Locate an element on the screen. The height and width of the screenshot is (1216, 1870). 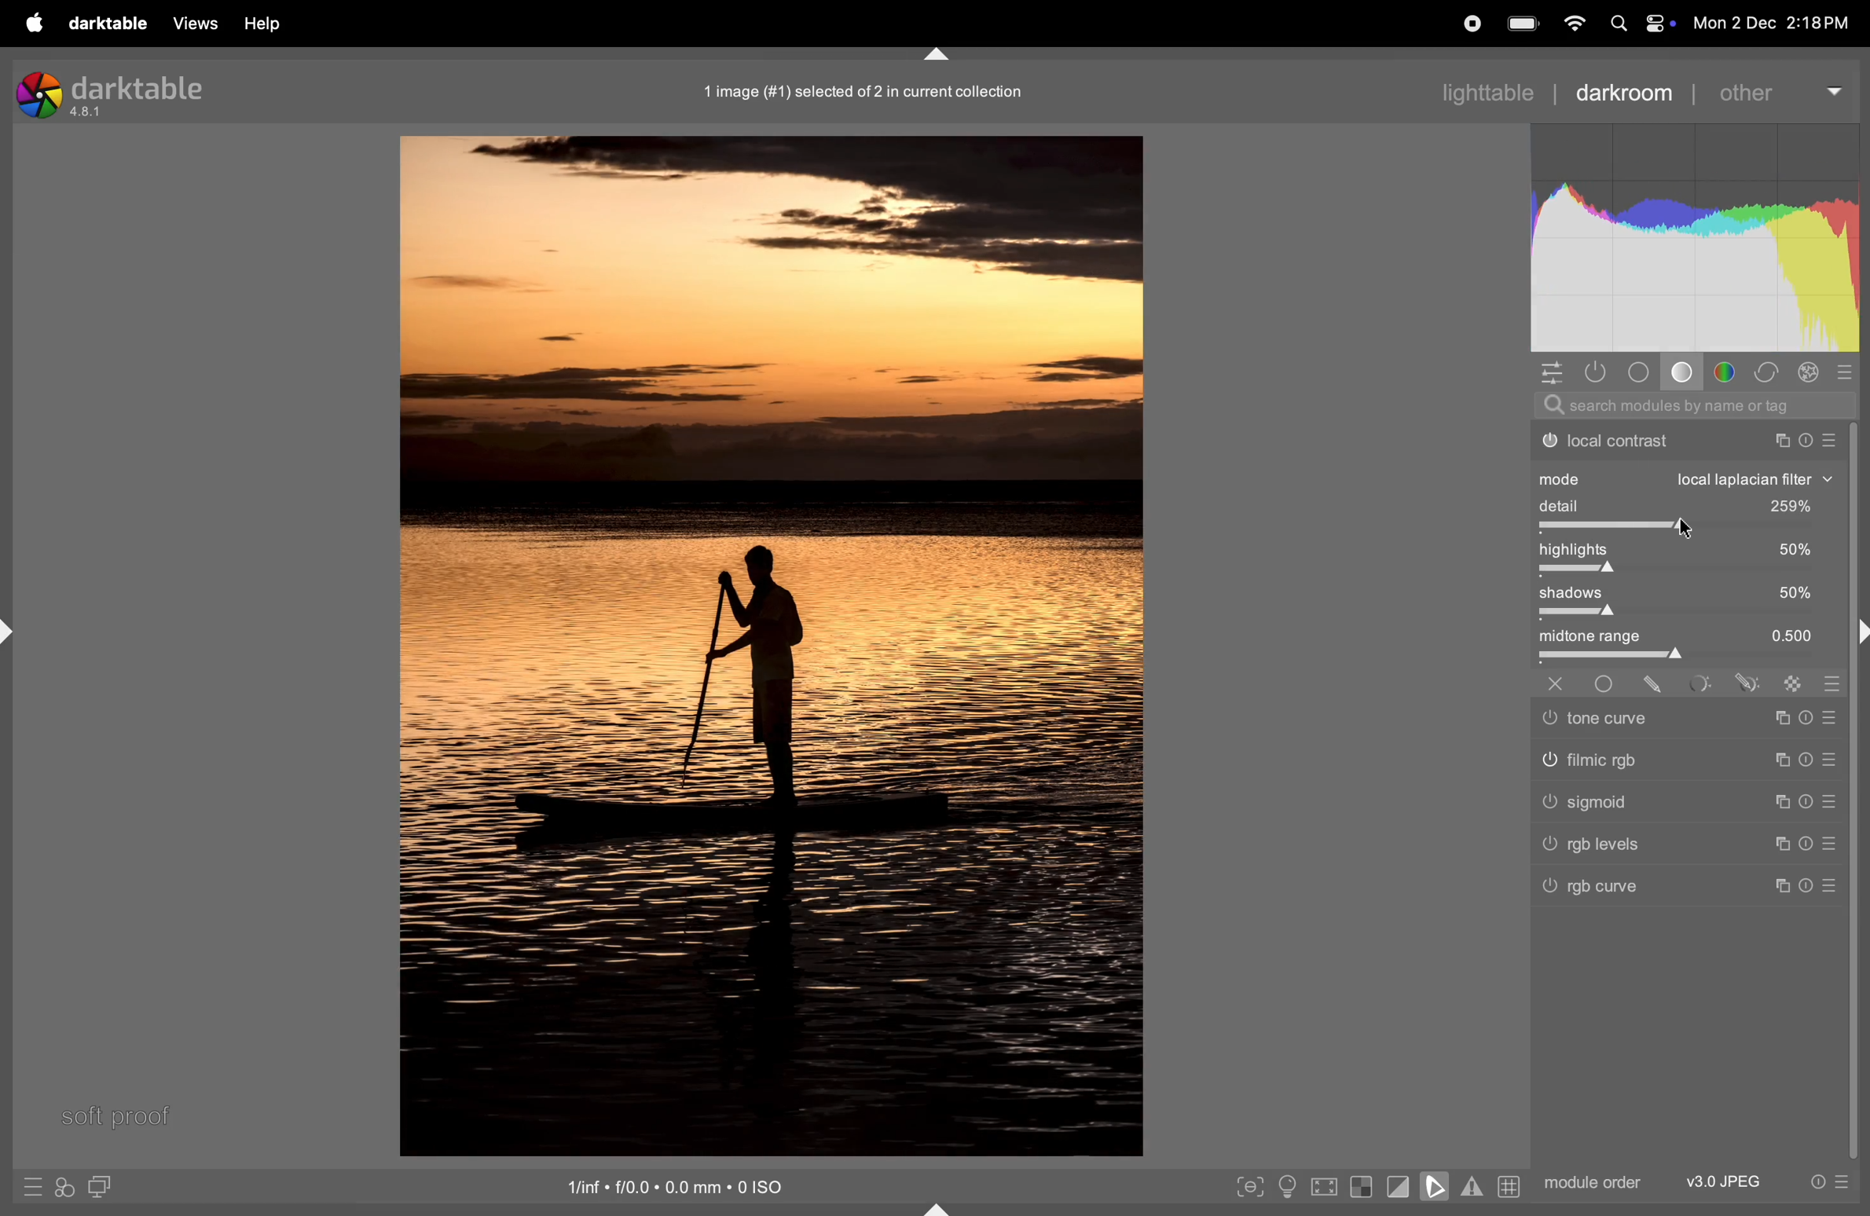
 is located at coordinates (1614, 762).